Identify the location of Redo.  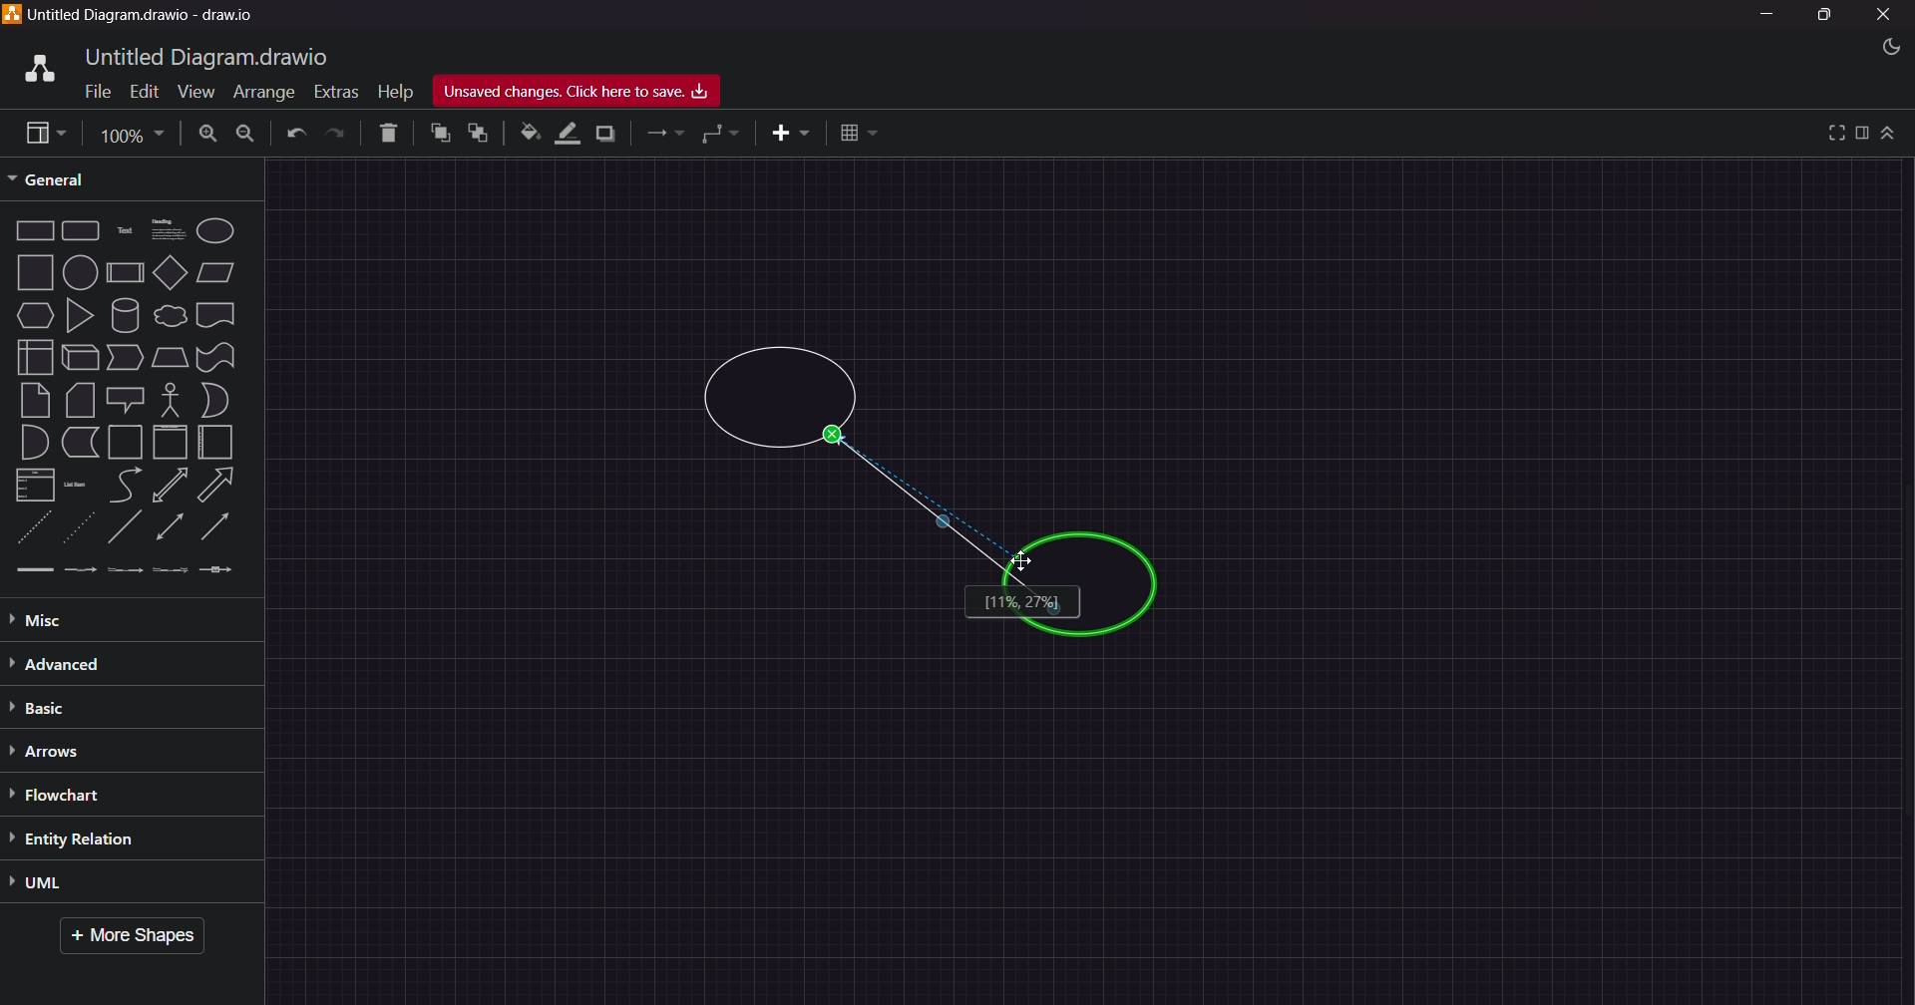
(338, 134).